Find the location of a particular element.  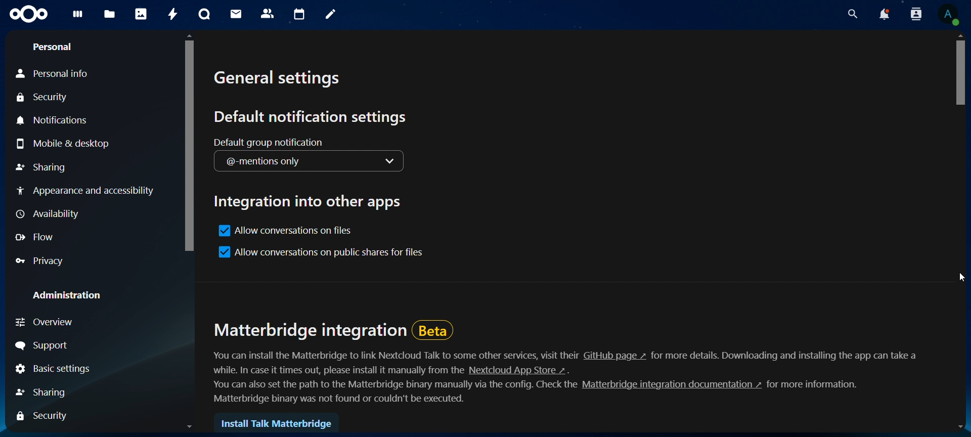

Administration is located at coordinates (60, 297).